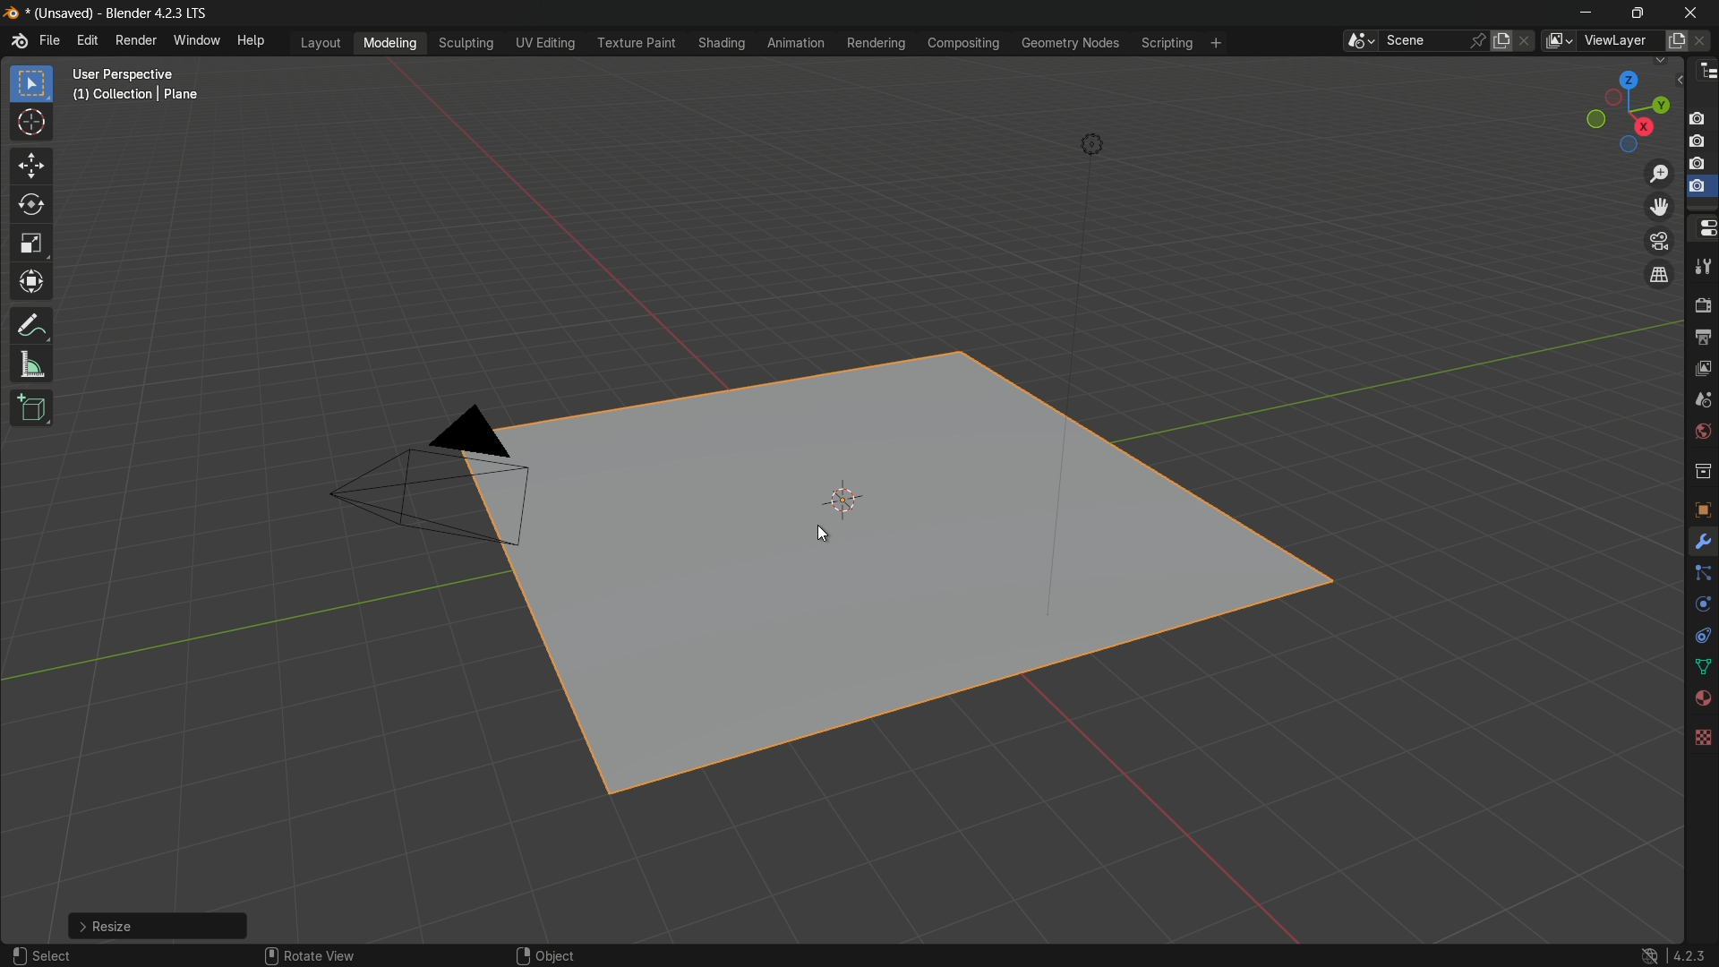  I want to click on collections, so click(1703, 468).